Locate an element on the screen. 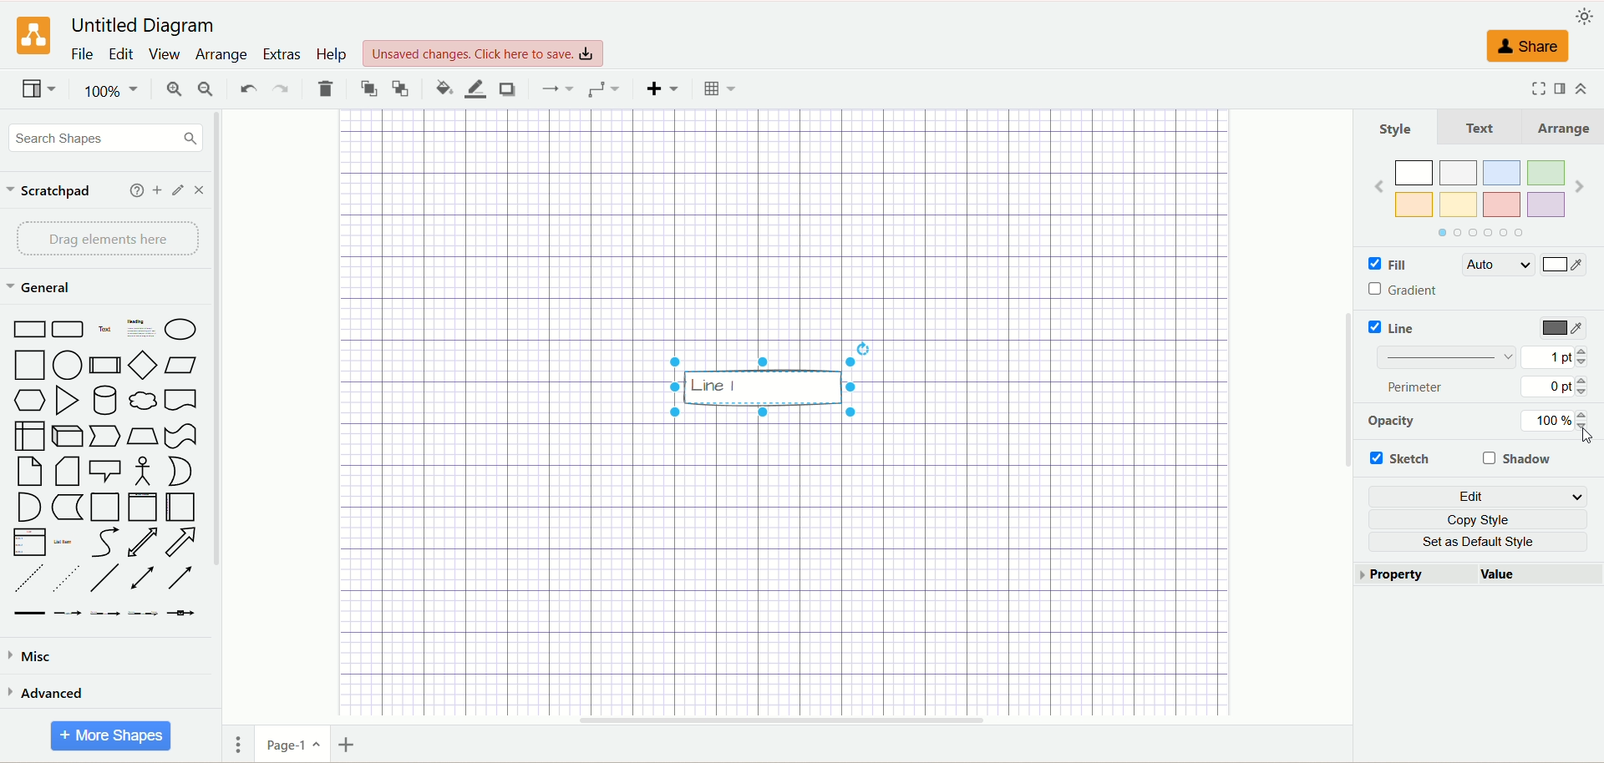 The image size is (1604, 763). Cloud is located at coordinates (143, 398).